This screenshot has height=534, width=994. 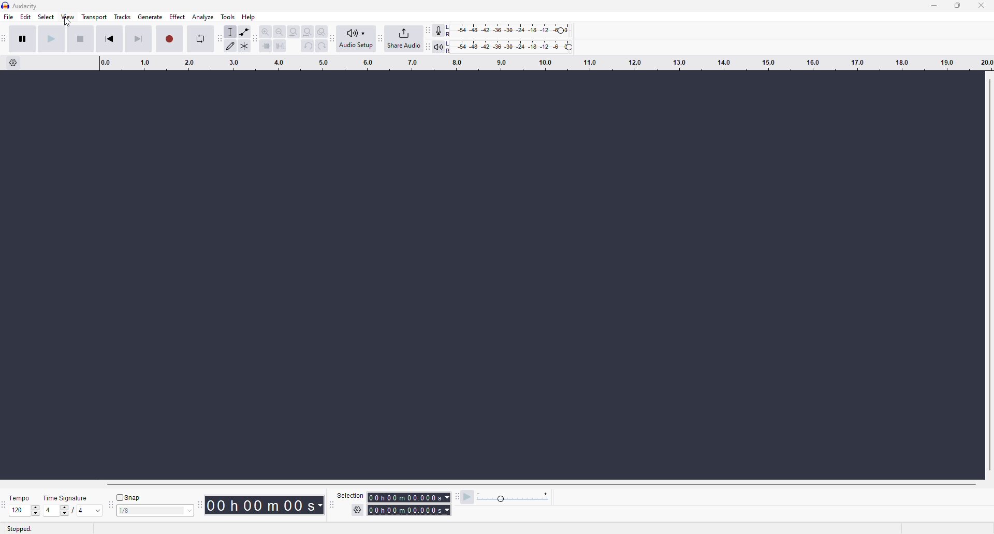 I want to click on playback speed, so click(x=514, y=497).